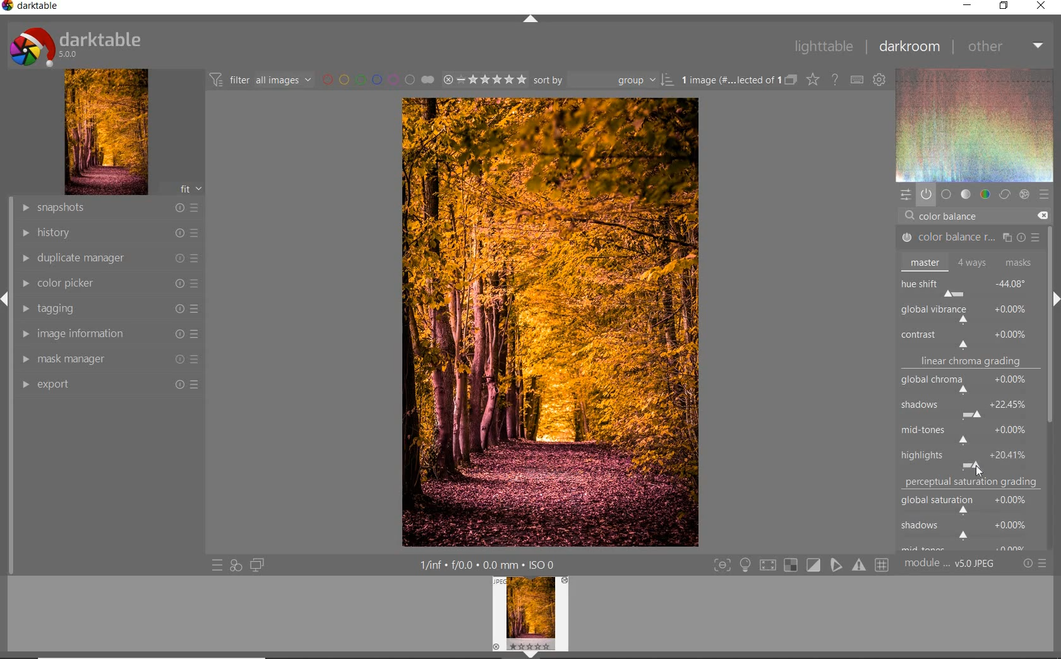 The width and height of the screenshot is (1061, 659). What do you see at coordinates (984, 194) in the screenshot?
I see `color ` at bounding box center [984, 194].